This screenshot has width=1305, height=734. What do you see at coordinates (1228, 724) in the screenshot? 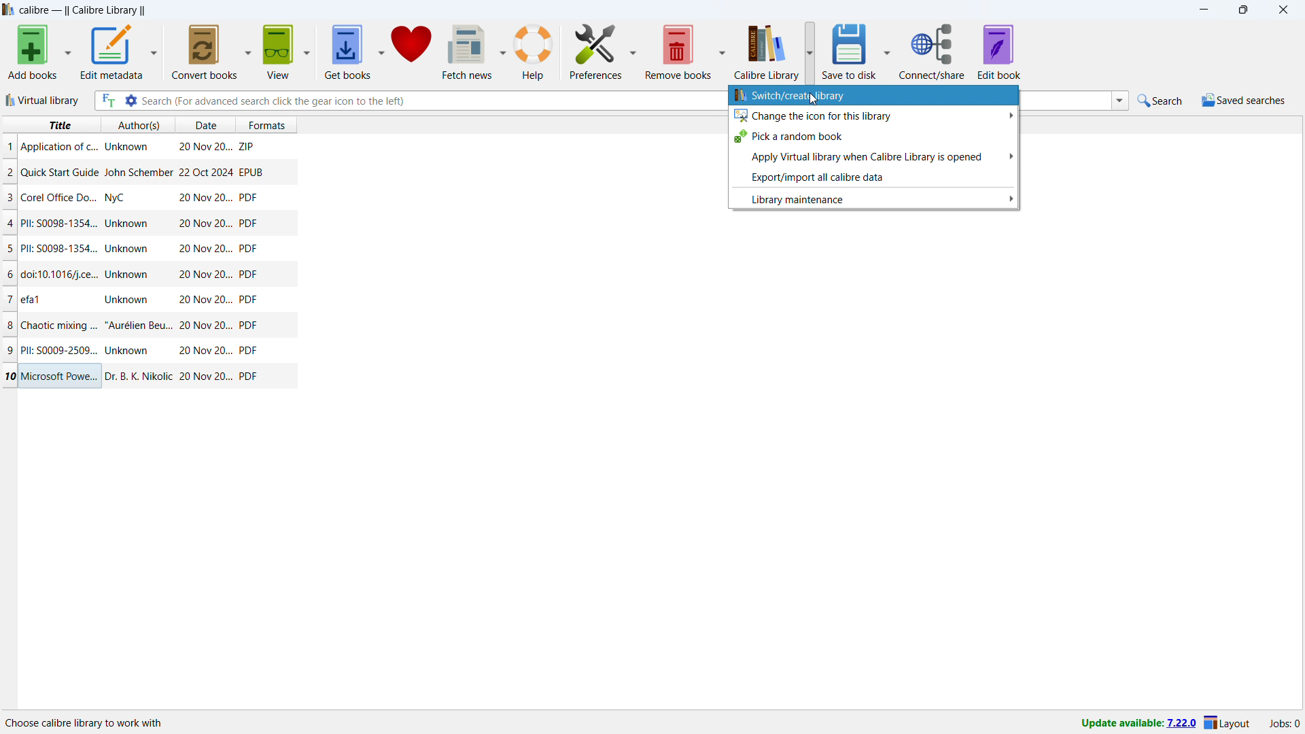
I see `layout` at bounding box center [1228, 724].